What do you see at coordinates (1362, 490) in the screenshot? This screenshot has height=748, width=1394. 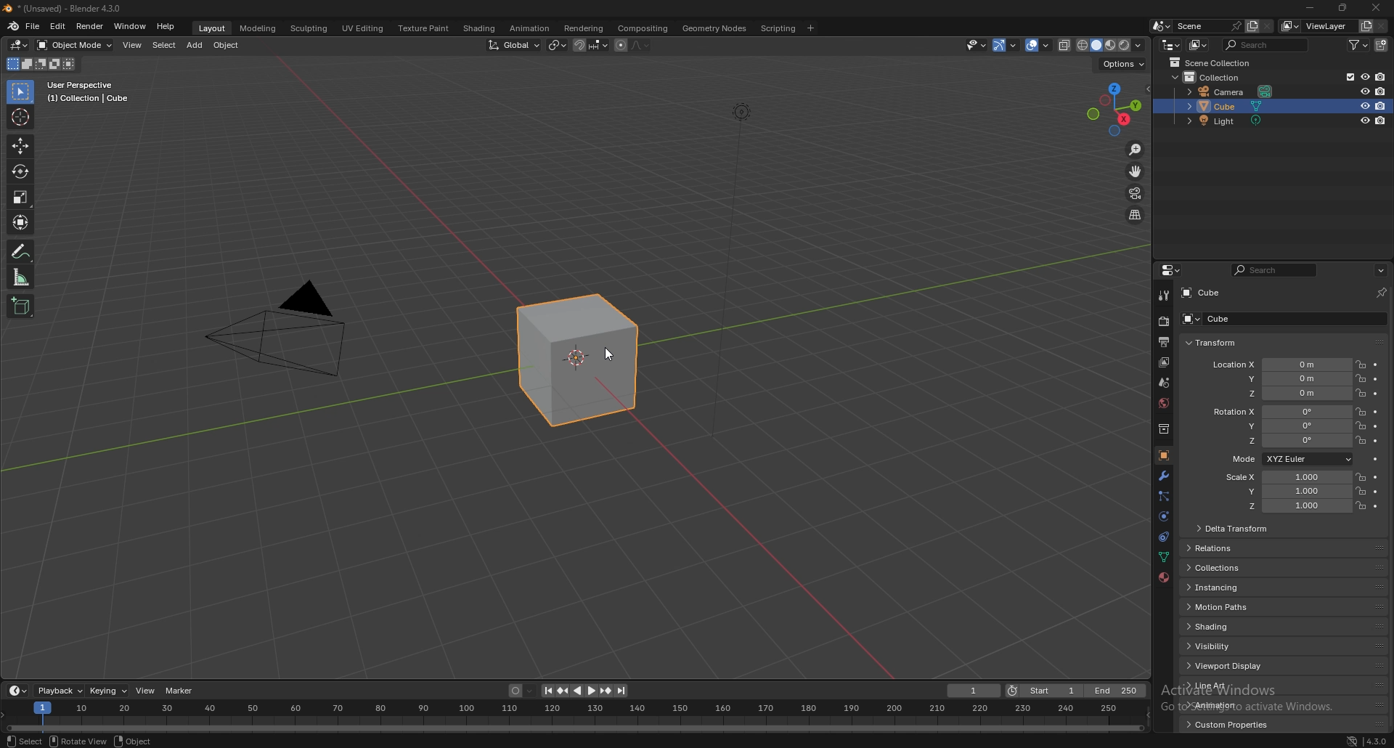 I see `lock location` at bounding box center [1362, 490].